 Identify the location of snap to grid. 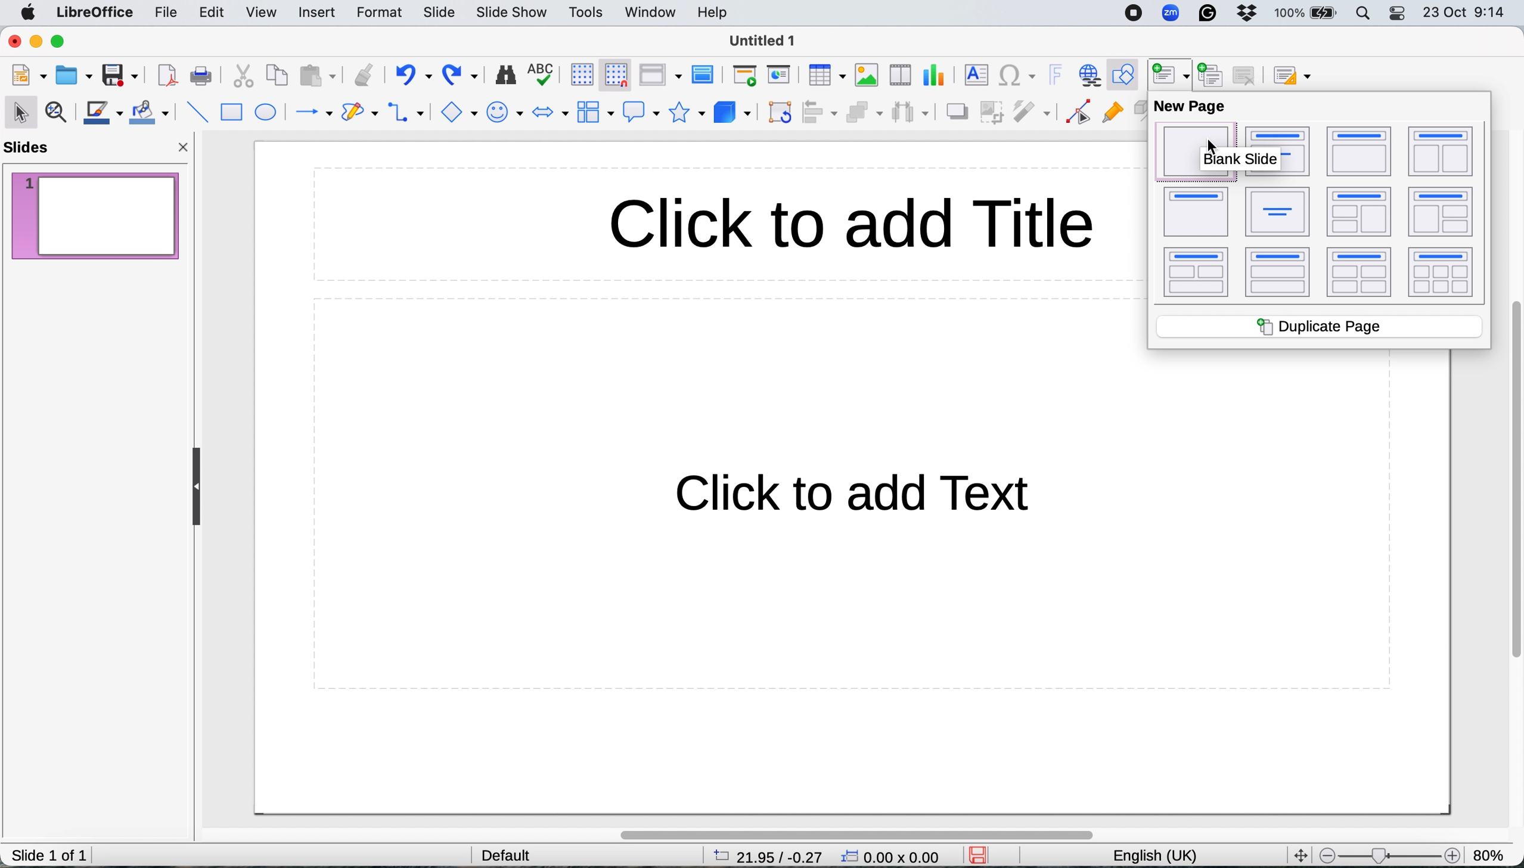
(617, 76).